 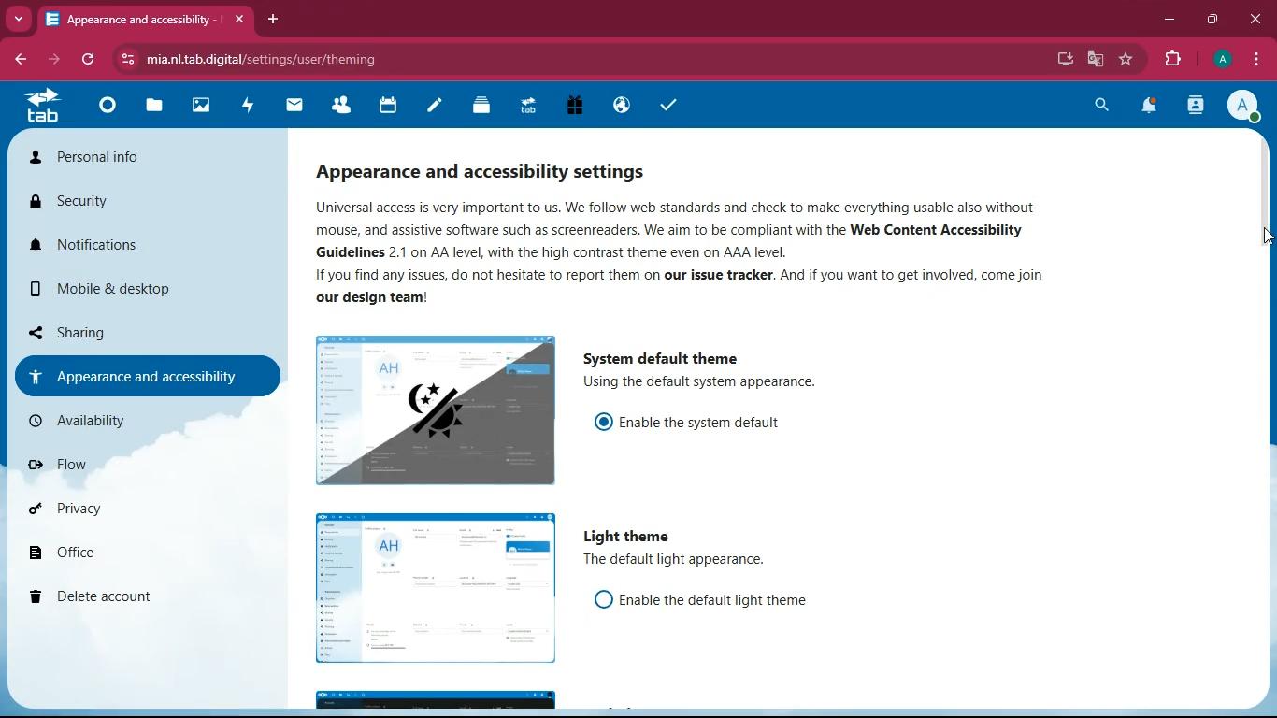 I want to click on close, so click(x=1254, y=21).